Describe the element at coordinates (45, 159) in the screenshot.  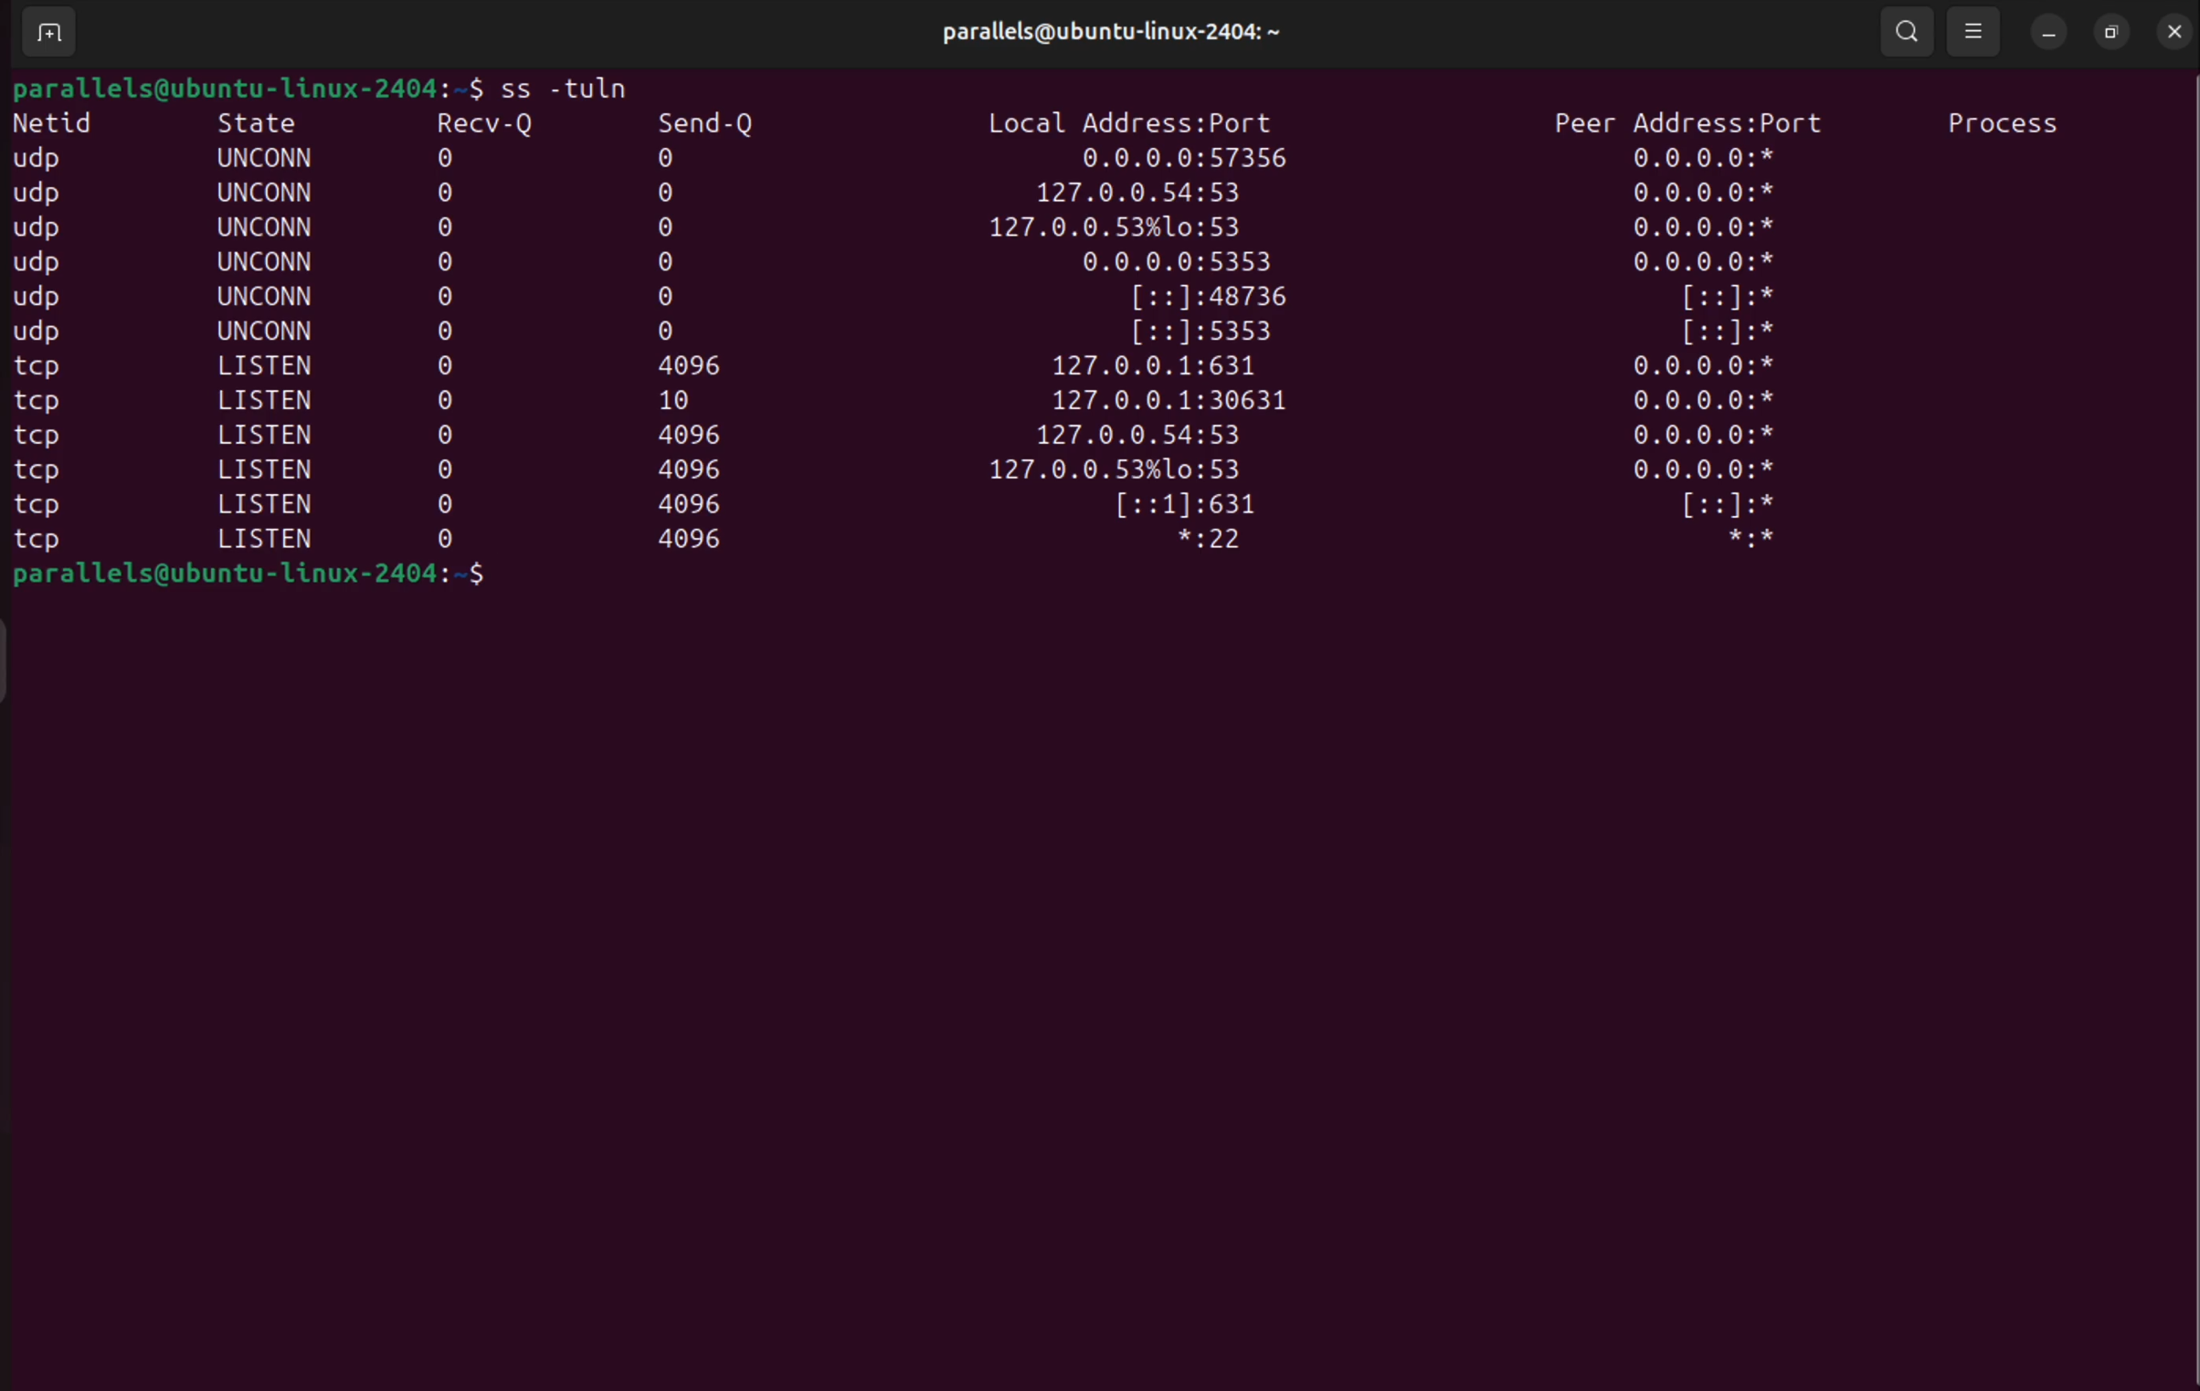
I see `udp` at that location.